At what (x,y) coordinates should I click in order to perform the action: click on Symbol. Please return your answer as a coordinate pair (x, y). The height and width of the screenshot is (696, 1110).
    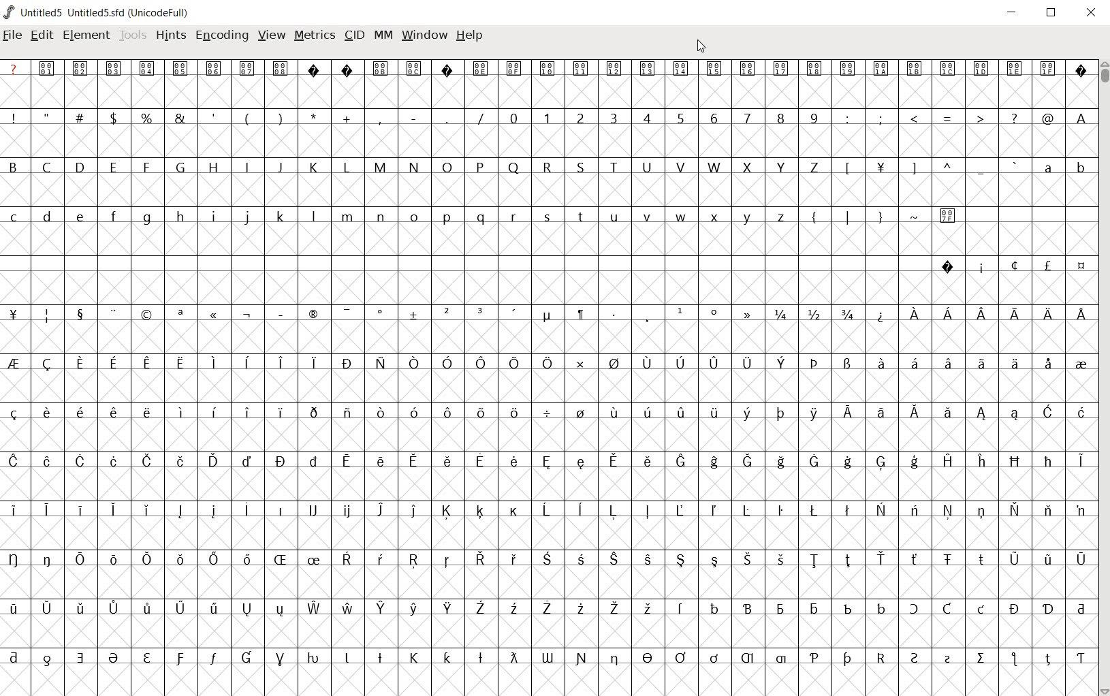
    Looking at the image, I should click on (1079, 266).